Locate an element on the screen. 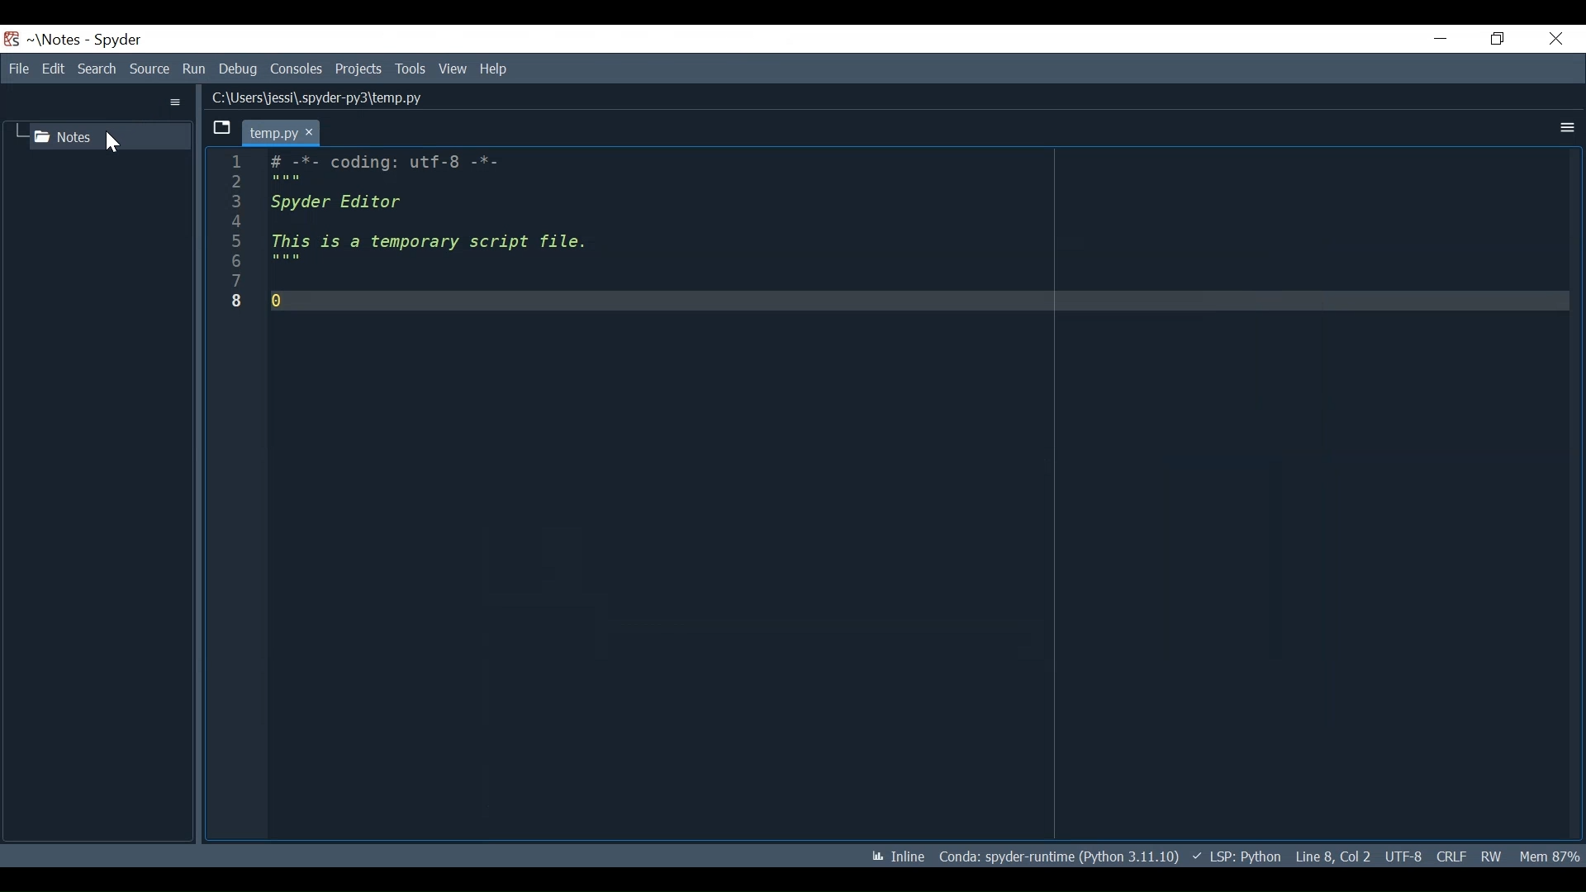  Projects Name is located at coordinates (54, 40).